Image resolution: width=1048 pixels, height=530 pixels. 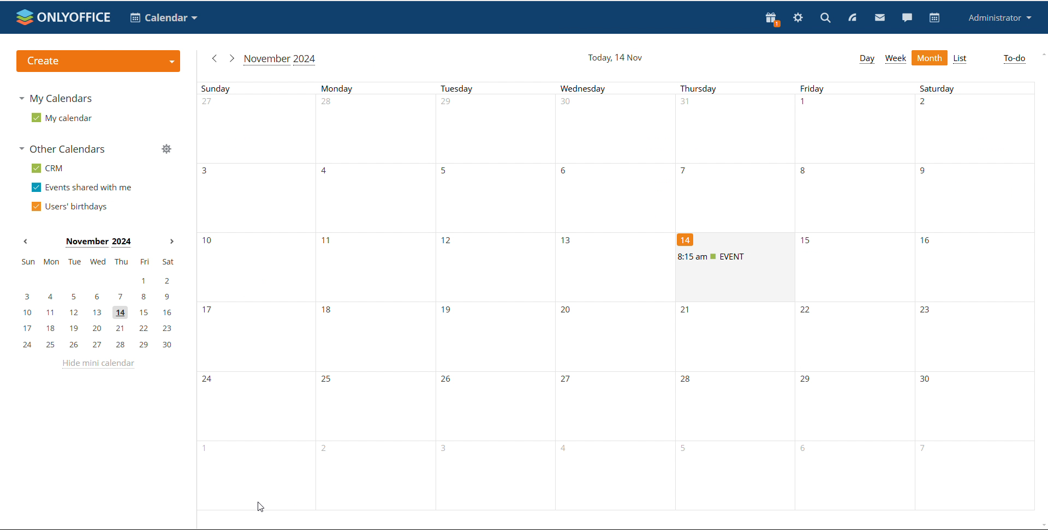 What do you see at coordinates (100, 366) in the screenshot?
I see `hide mini calendar` at bounding box center [100, 366].